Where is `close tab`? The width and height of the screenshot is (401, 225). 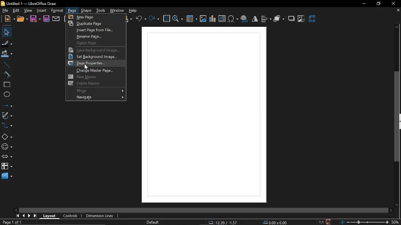 close tab is located at coordinates (398, 10).